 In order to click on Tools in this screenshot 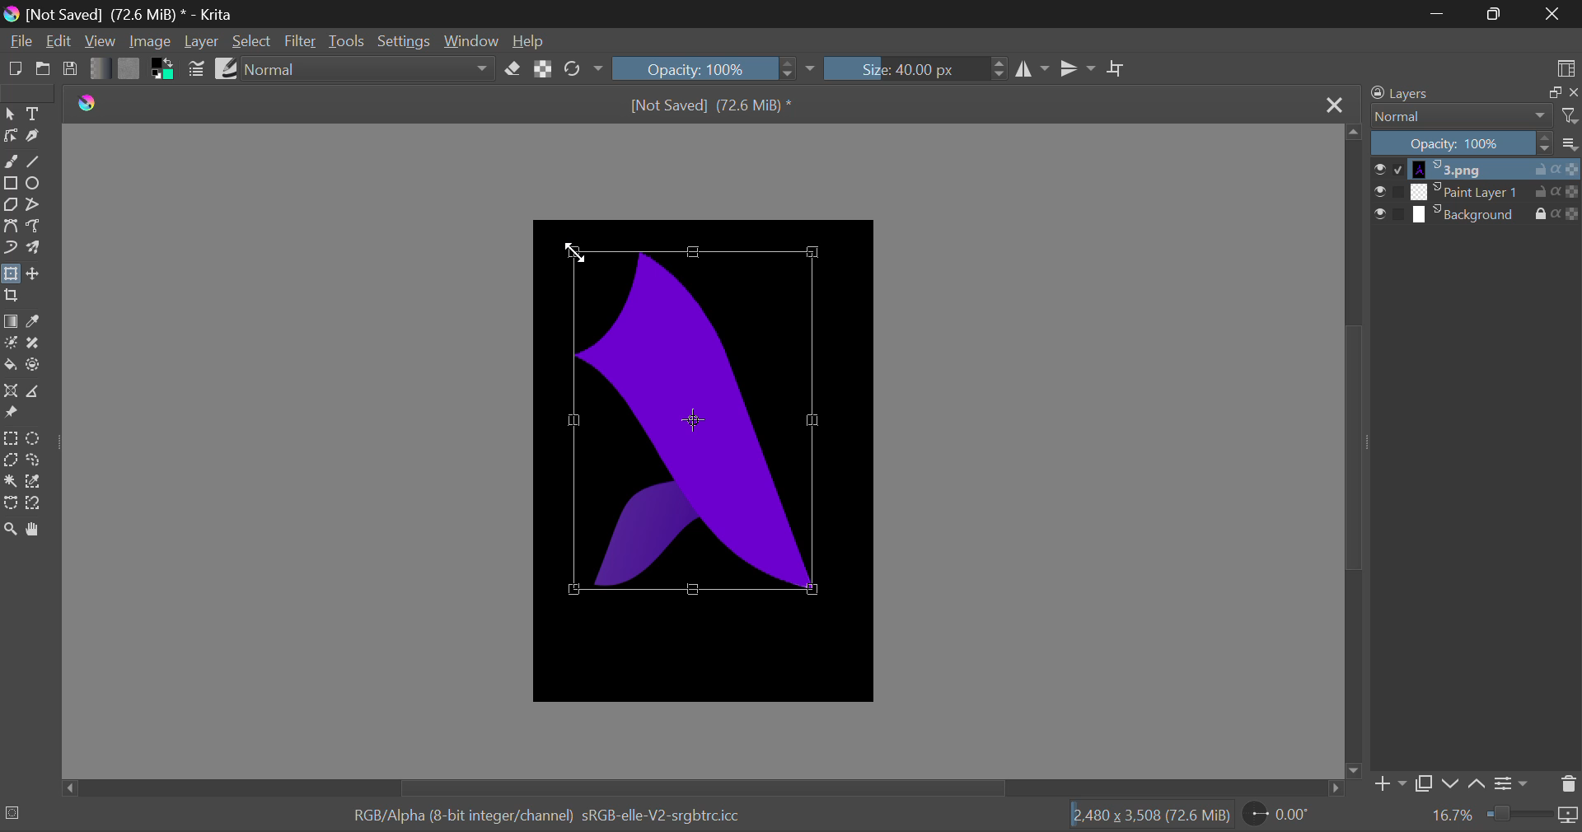, I will do `click(349, 41)`.